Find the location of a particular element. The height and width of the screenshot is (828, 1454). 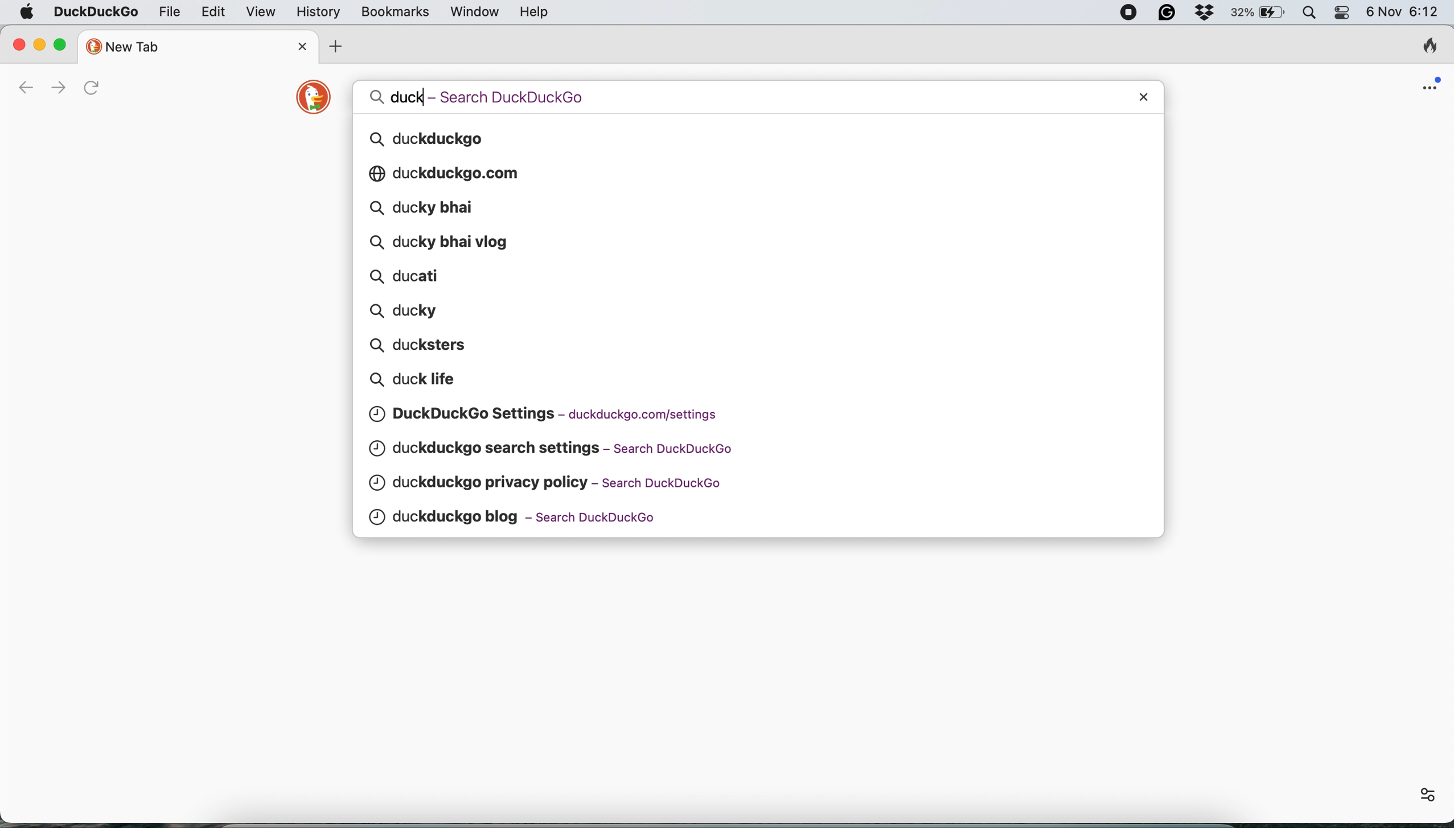

ducky is located at coordinates (406, 310).